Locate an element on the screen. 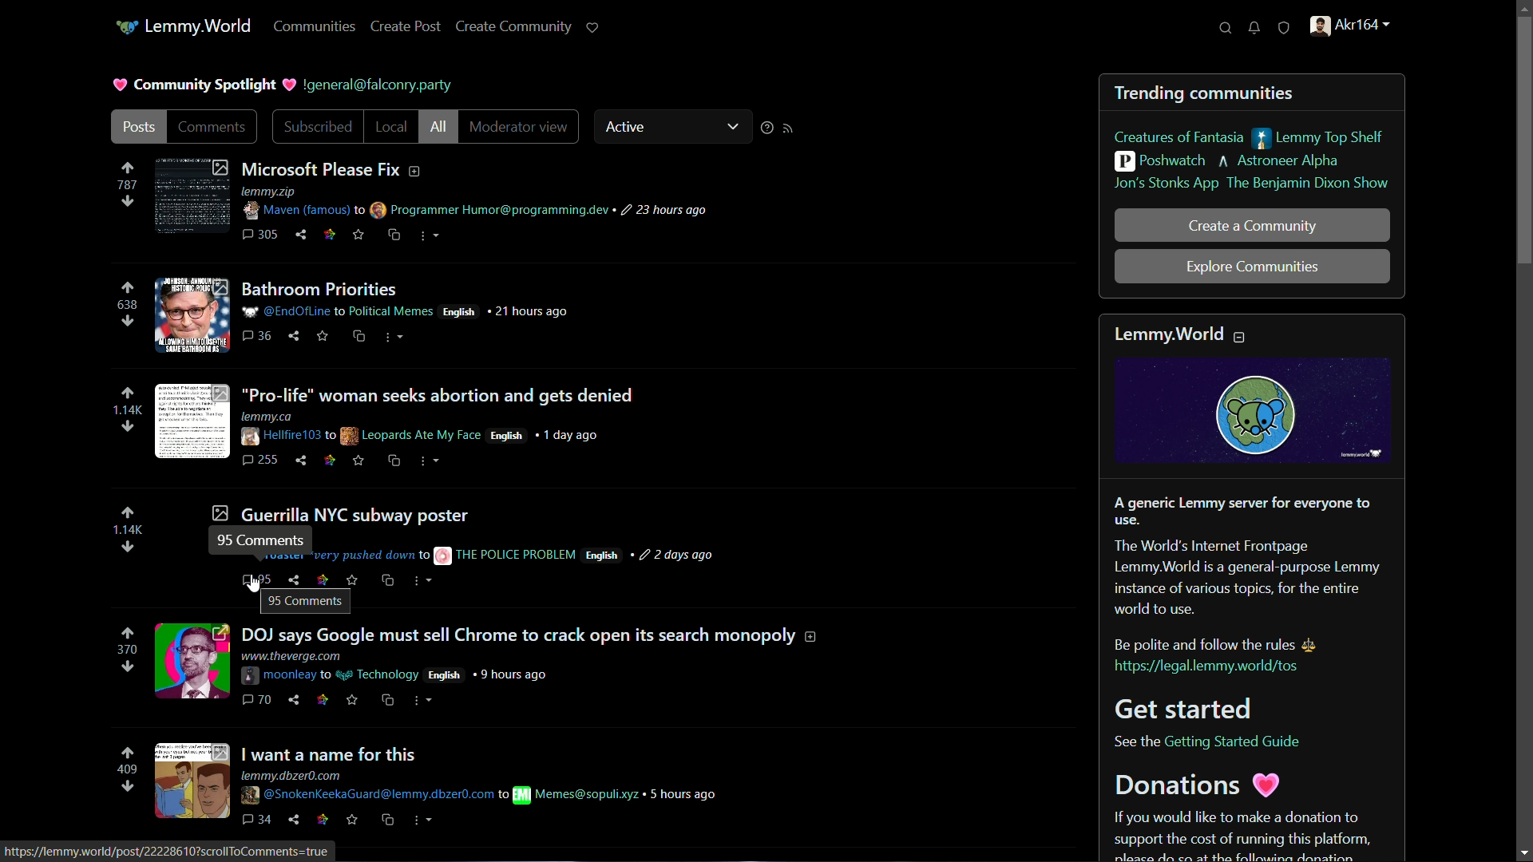  unread notifications is located at coordinates (1256, 28).